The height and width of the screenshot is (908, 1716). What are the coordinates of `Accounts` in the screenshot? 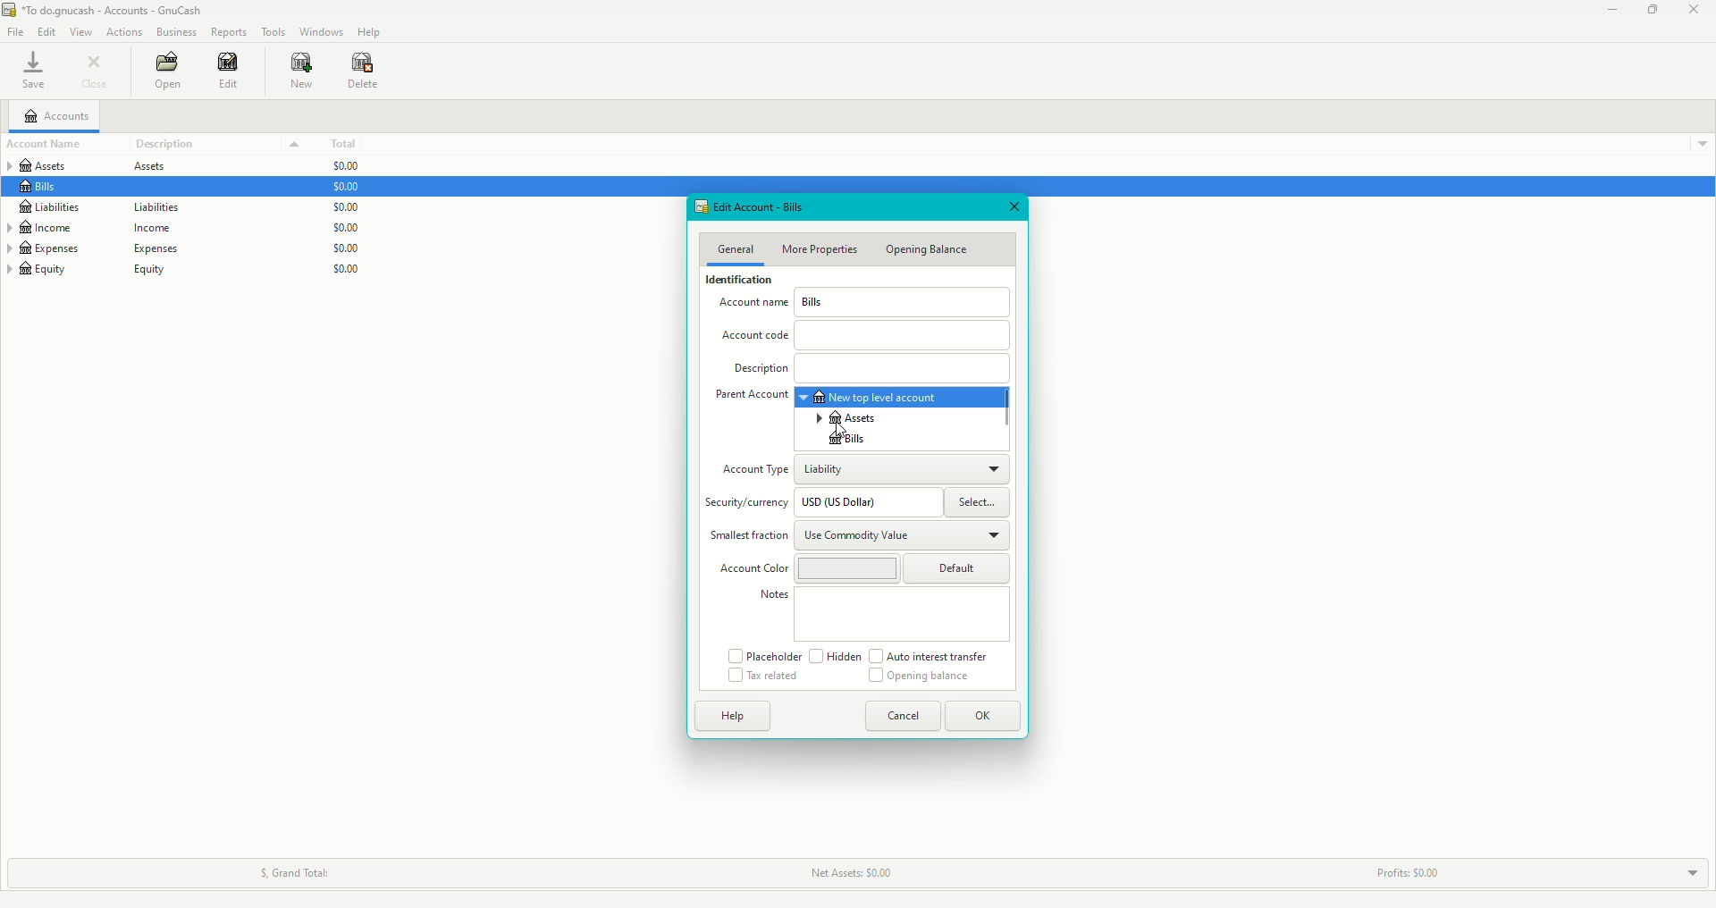 It's located at (61, 115).